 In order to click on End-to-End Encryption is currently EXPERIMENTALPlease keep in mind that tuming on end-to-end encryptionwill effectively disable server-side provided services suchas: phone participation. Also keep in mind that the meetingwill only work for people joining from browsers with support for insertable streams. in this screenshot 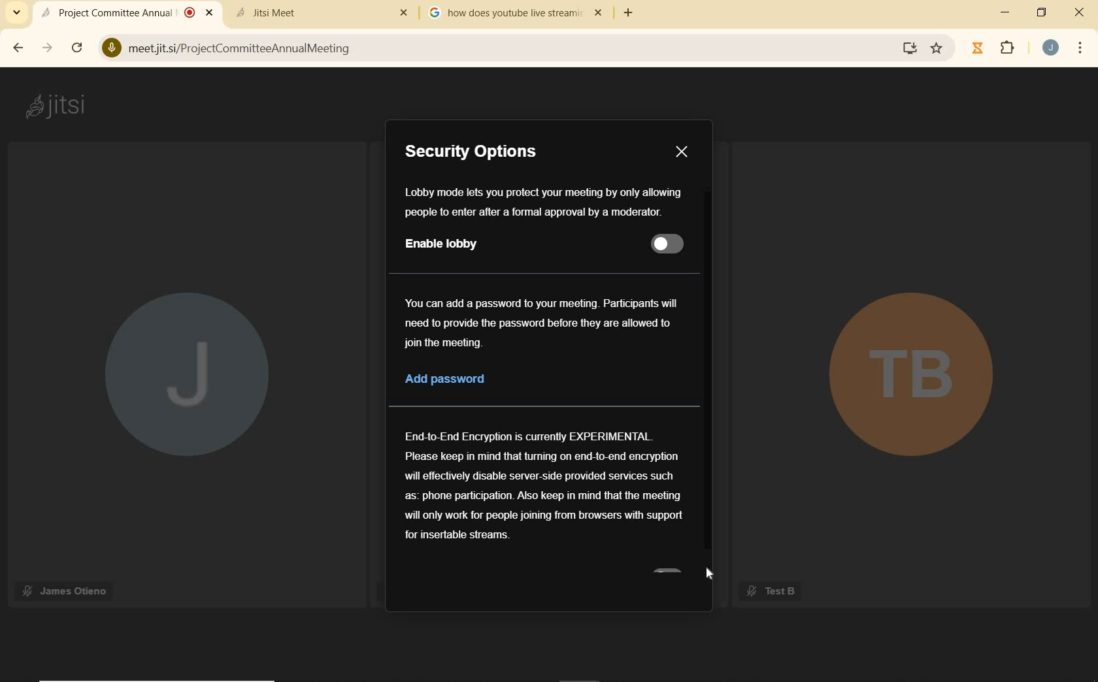, I will do `click(541, 483)`.